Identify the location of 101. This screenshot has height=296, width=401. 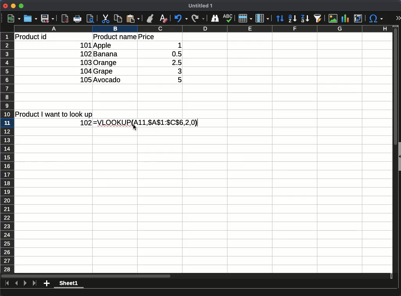
(85, 45).